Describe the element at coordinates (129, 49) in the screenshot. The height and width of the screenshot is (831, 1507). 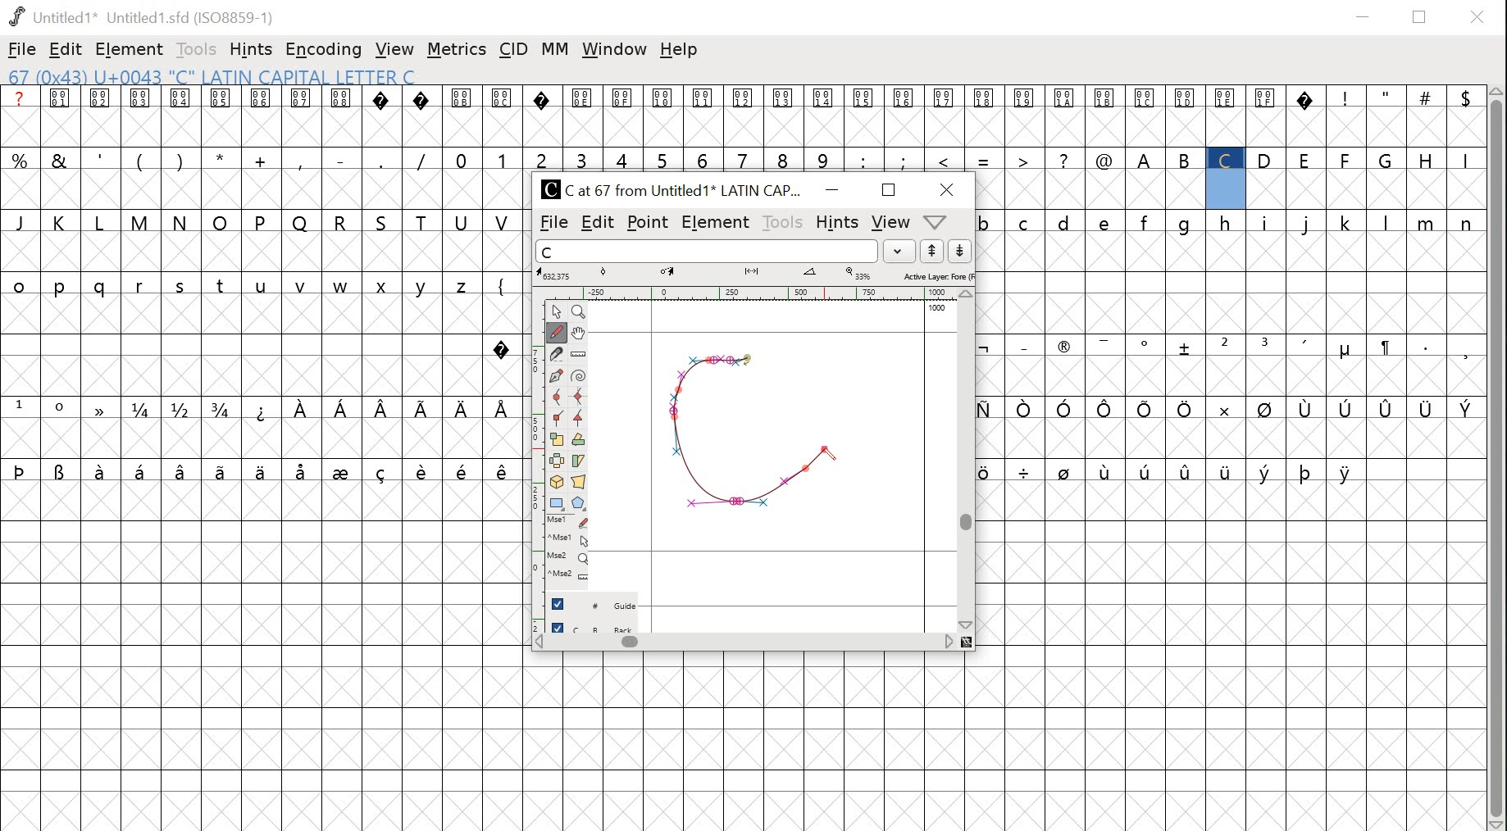
I see `element` at that location.